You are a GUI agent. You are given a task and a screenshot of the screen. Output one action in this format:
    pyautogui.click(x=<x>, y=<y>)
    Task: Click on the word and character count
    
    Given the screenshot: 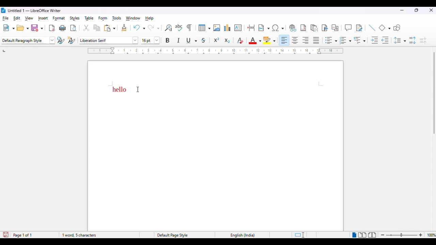 What is the action you would take?
    pyautogui.click(x=97, y=235)
    